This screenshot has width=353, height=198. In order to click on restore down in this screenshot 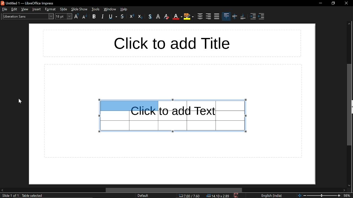, I will do `click(333, 3)`.